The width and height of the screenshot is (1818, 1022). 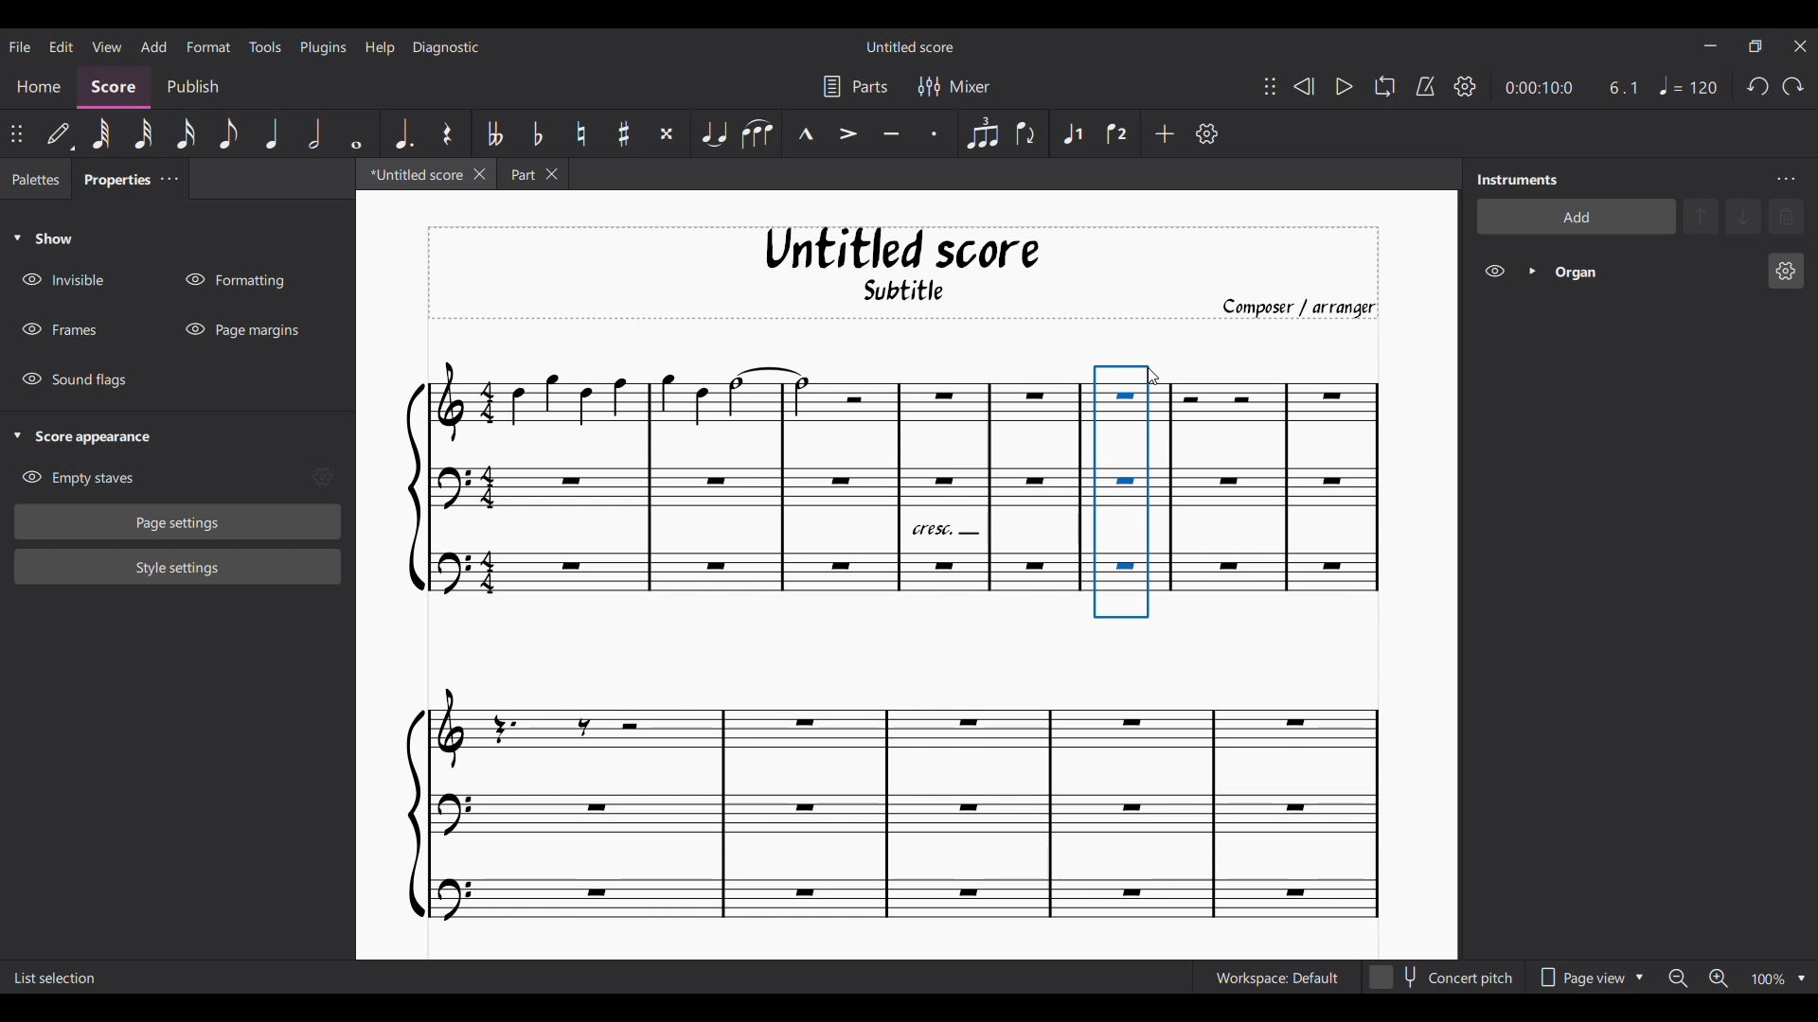 What do you see at coordinates (1576, 216) in the screenshot?
I see `Add instrument` at bounding box center [1576, 216].